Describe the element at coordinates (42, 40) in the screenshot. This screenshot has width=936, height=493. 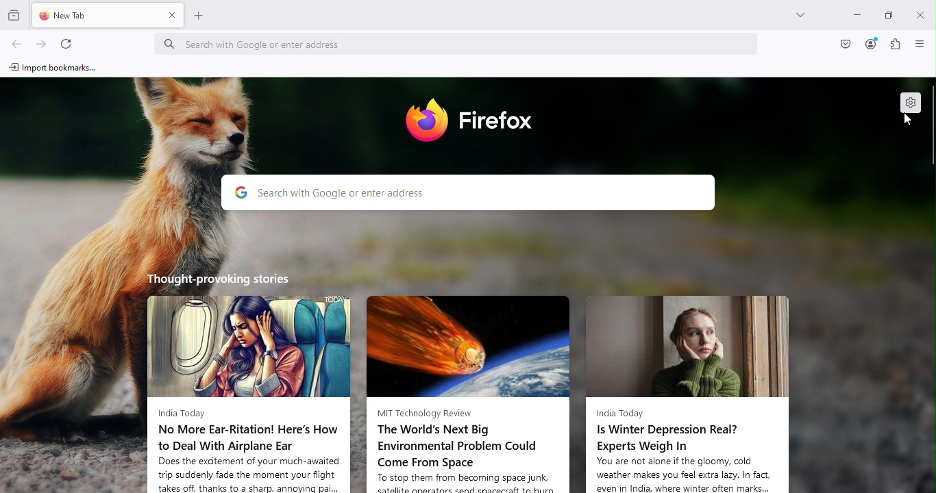
I see `Go forward one page` at that location.